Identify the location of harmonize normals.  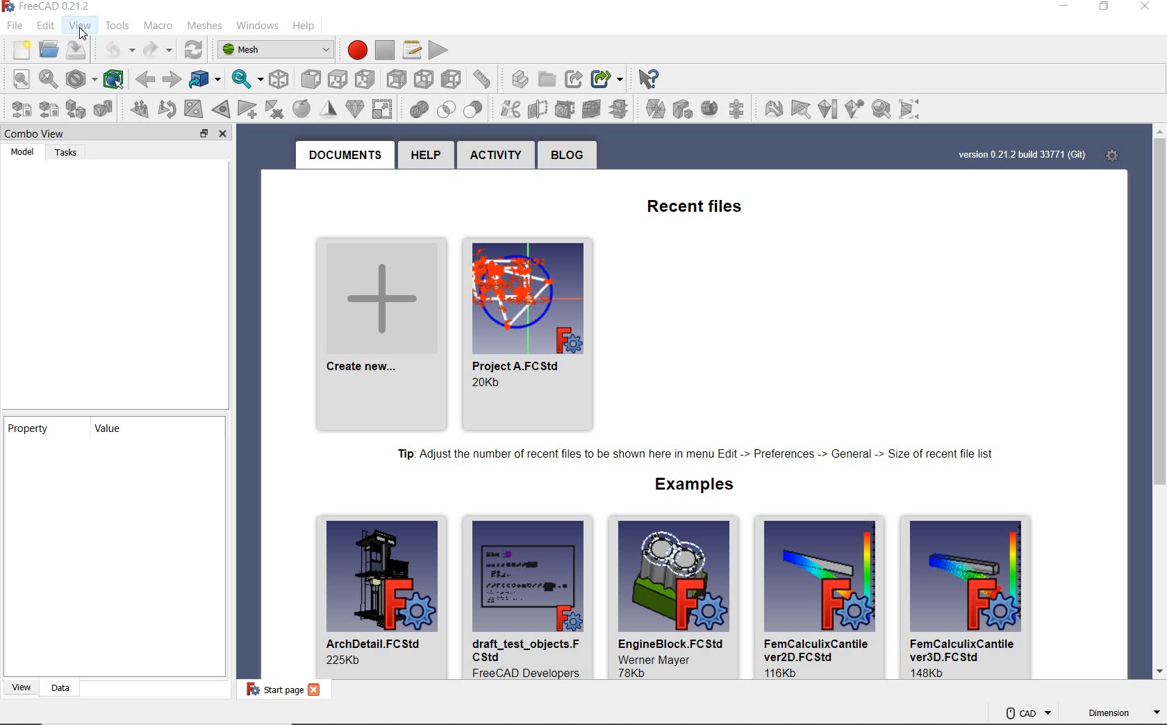
(135, 107).